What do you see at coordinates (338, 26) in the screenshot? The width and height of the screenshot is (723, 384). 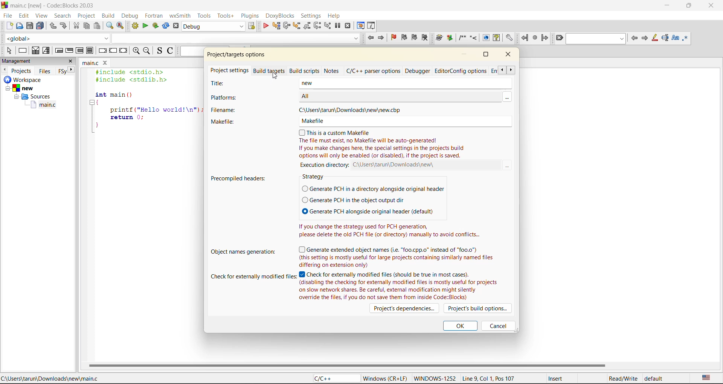 I see `break debugger` at bounding box center [338, 26].